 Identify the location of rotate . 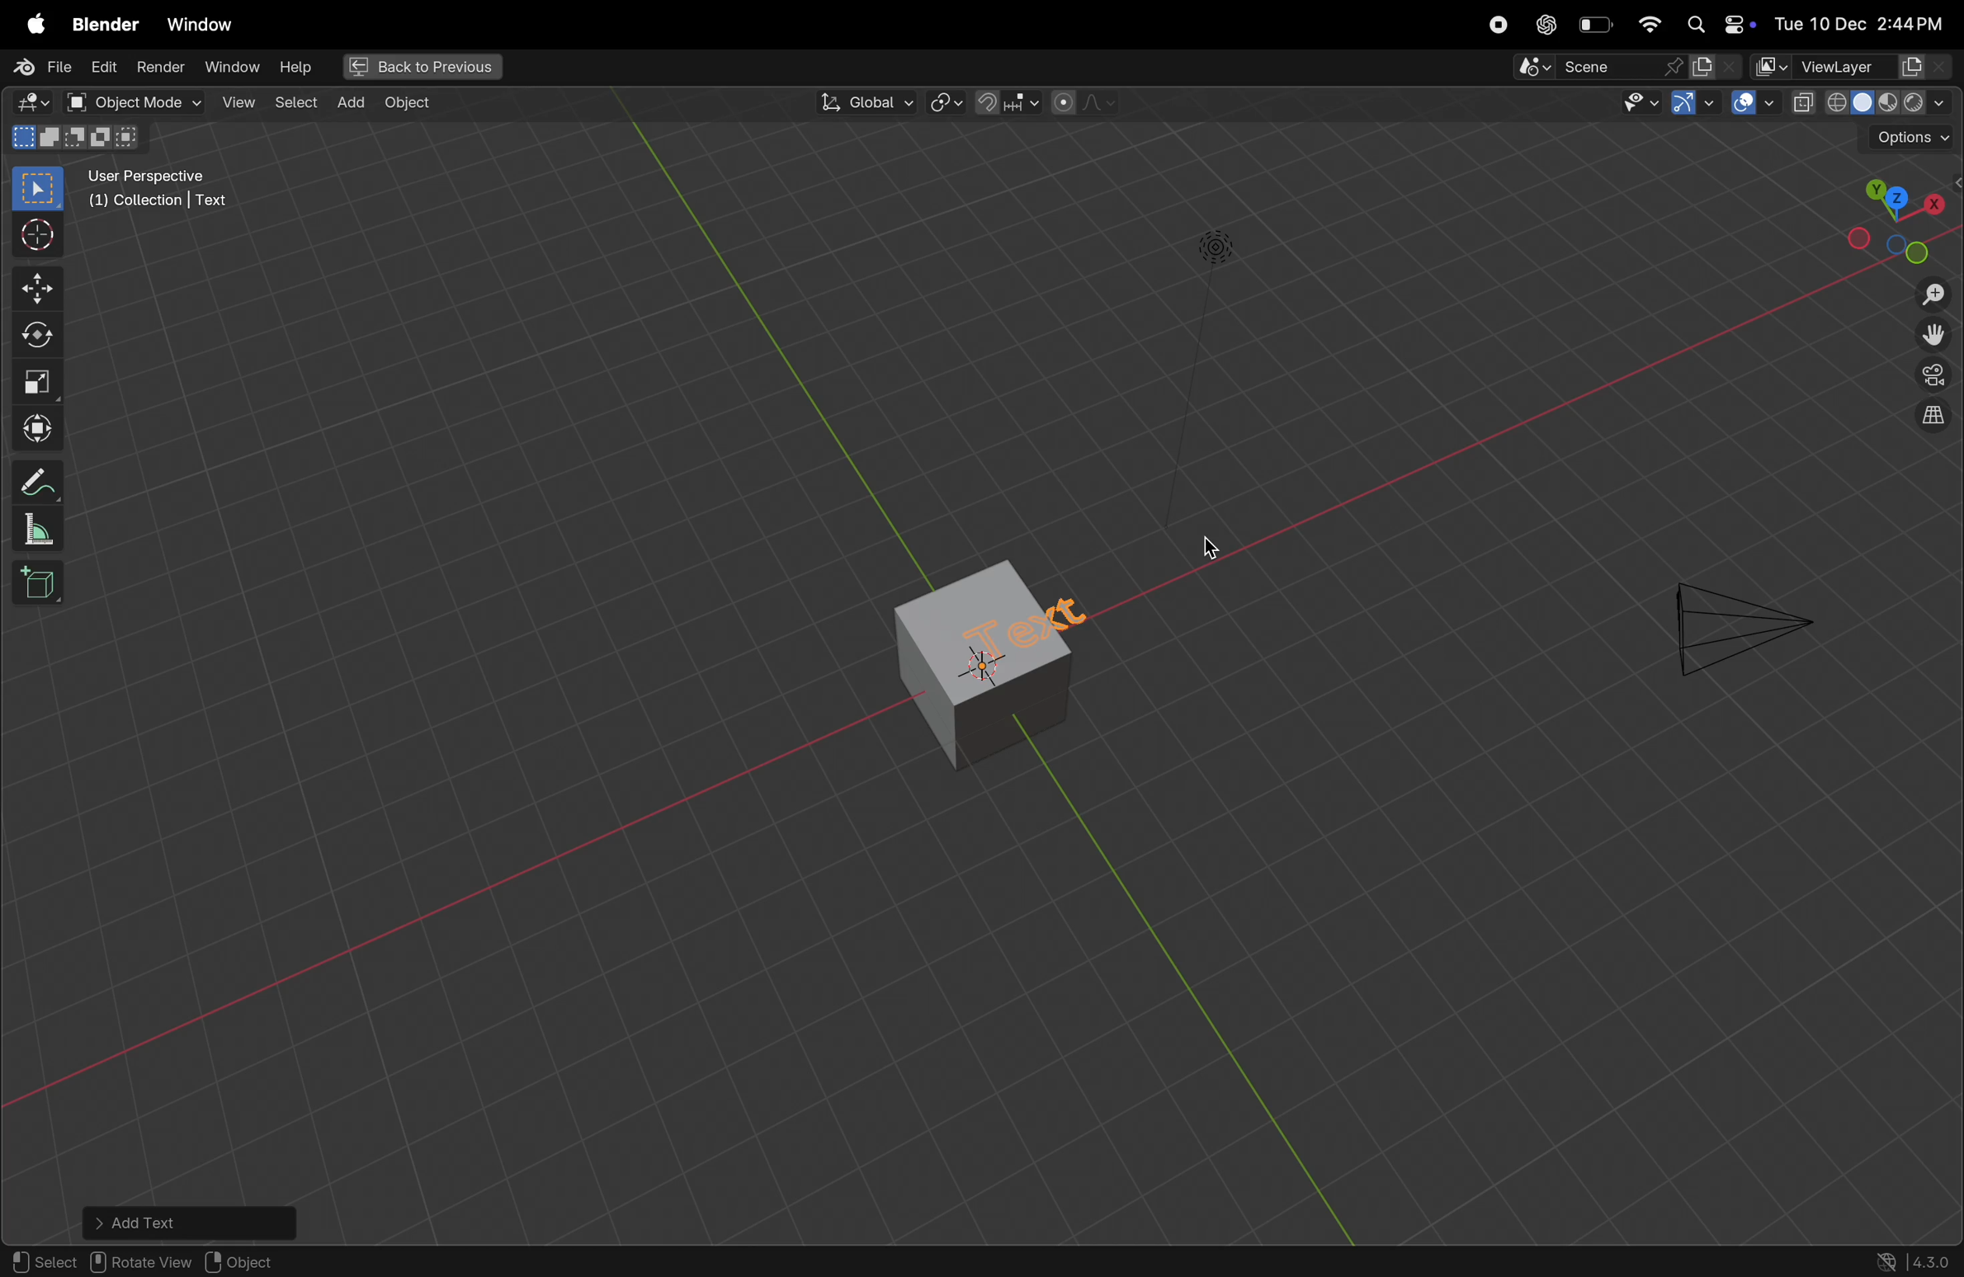
(34, 333).